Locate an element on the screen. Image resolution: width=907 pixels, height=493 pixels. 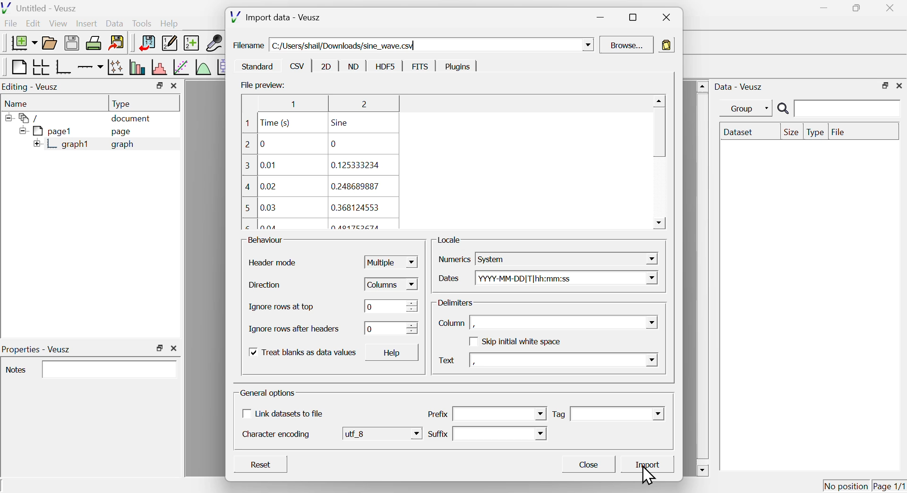
page is located at coordinates (123, 133).